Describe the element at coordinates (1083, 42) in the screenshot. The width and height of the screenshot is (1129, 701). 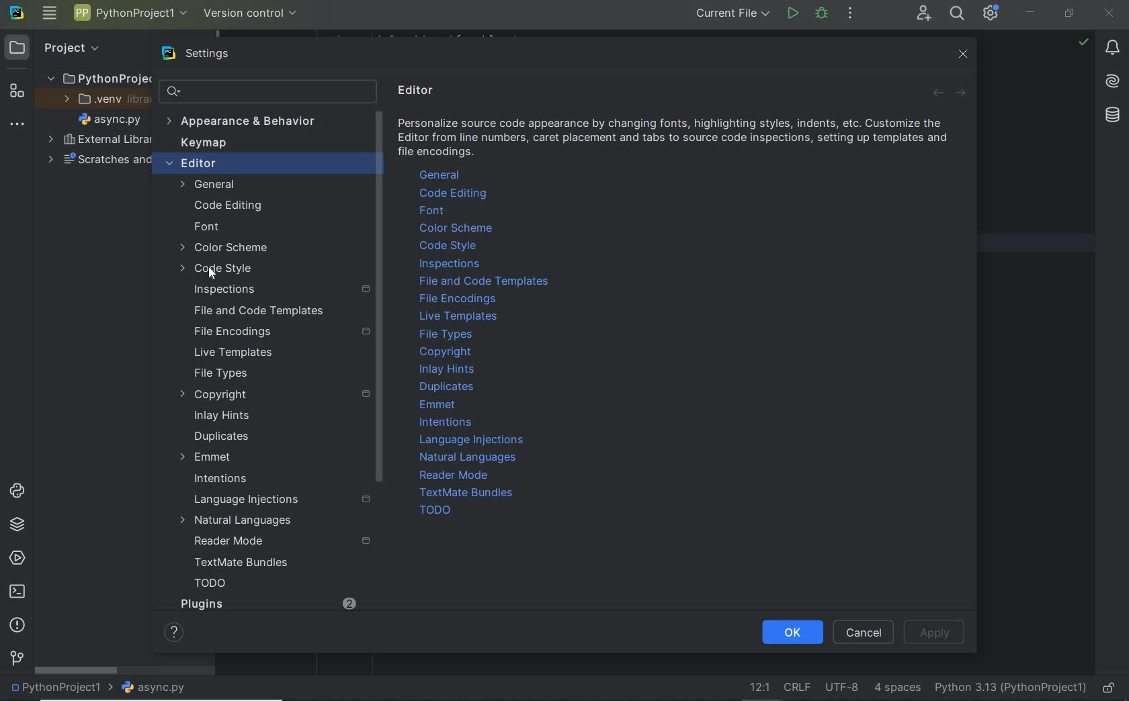
I see `no problem` at that location.